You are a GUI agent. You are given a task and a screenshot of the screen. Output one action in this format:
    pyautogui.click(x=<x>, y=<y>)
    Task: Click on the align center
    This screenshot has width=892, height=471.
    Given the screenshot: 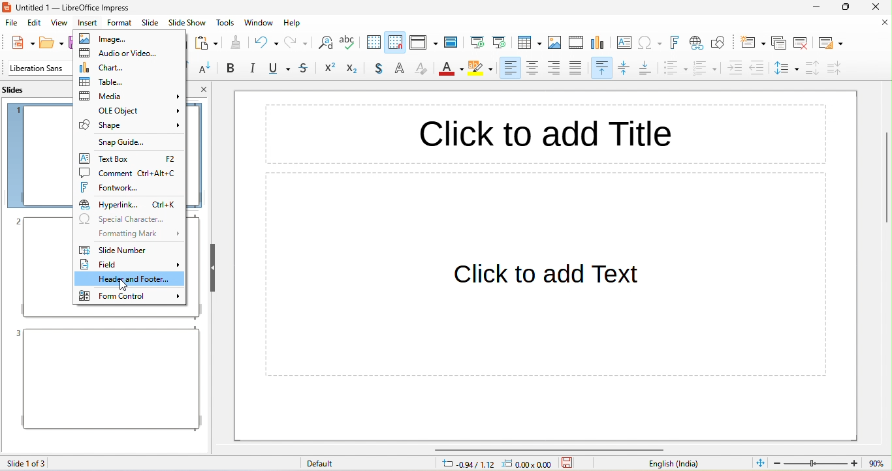 What is the action you would take?
    pyautogui.click(x=533, y=68)
    